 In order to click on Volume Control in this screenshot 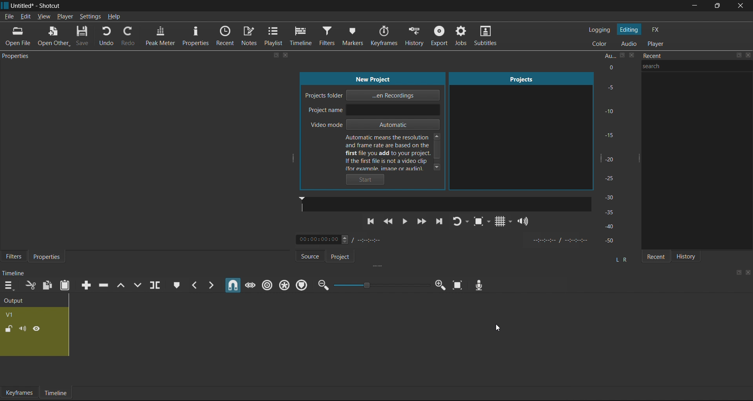, I will do `click(524, 222)`.